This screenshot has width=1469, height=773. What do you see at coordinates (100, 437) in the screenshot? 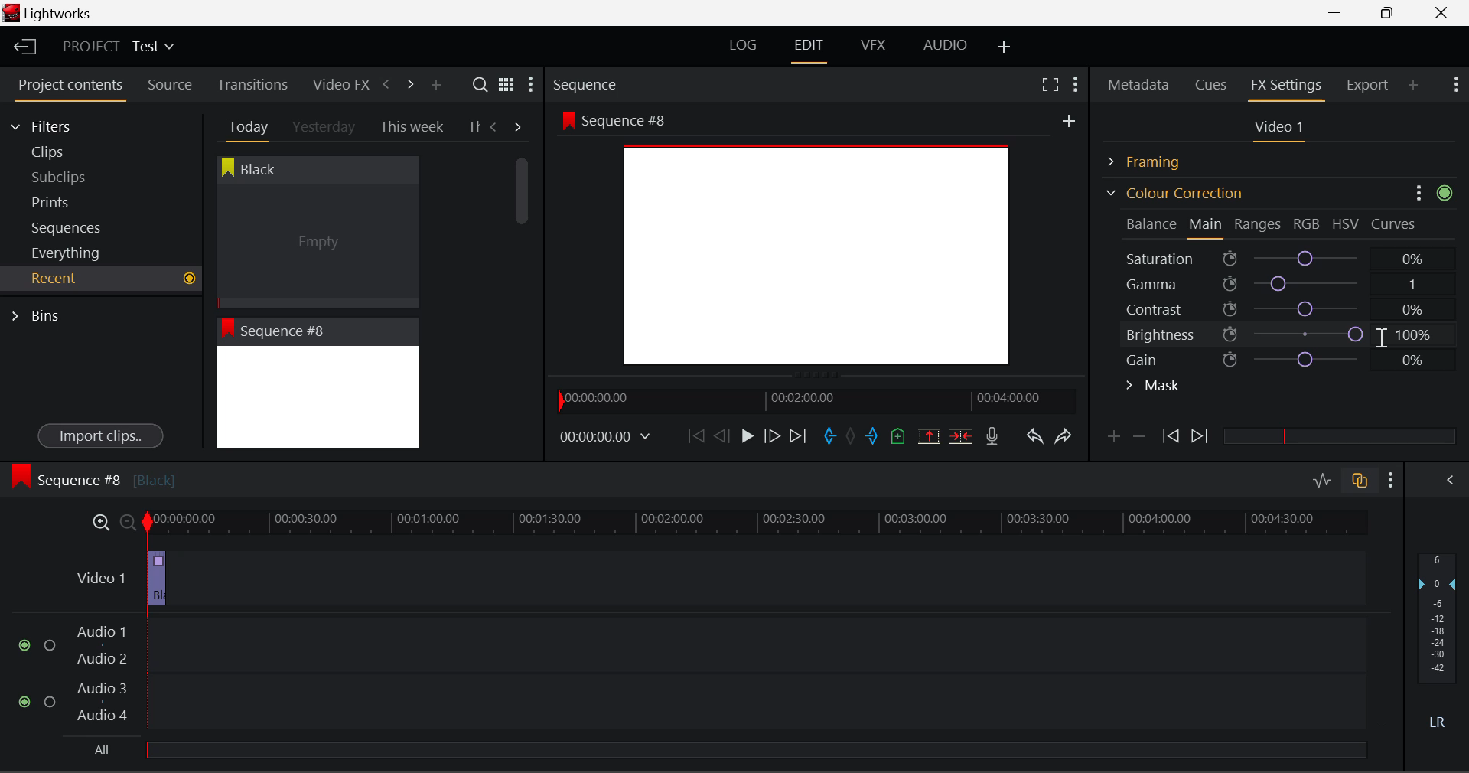
I see `Import clips` at bounding box center [100, 437].